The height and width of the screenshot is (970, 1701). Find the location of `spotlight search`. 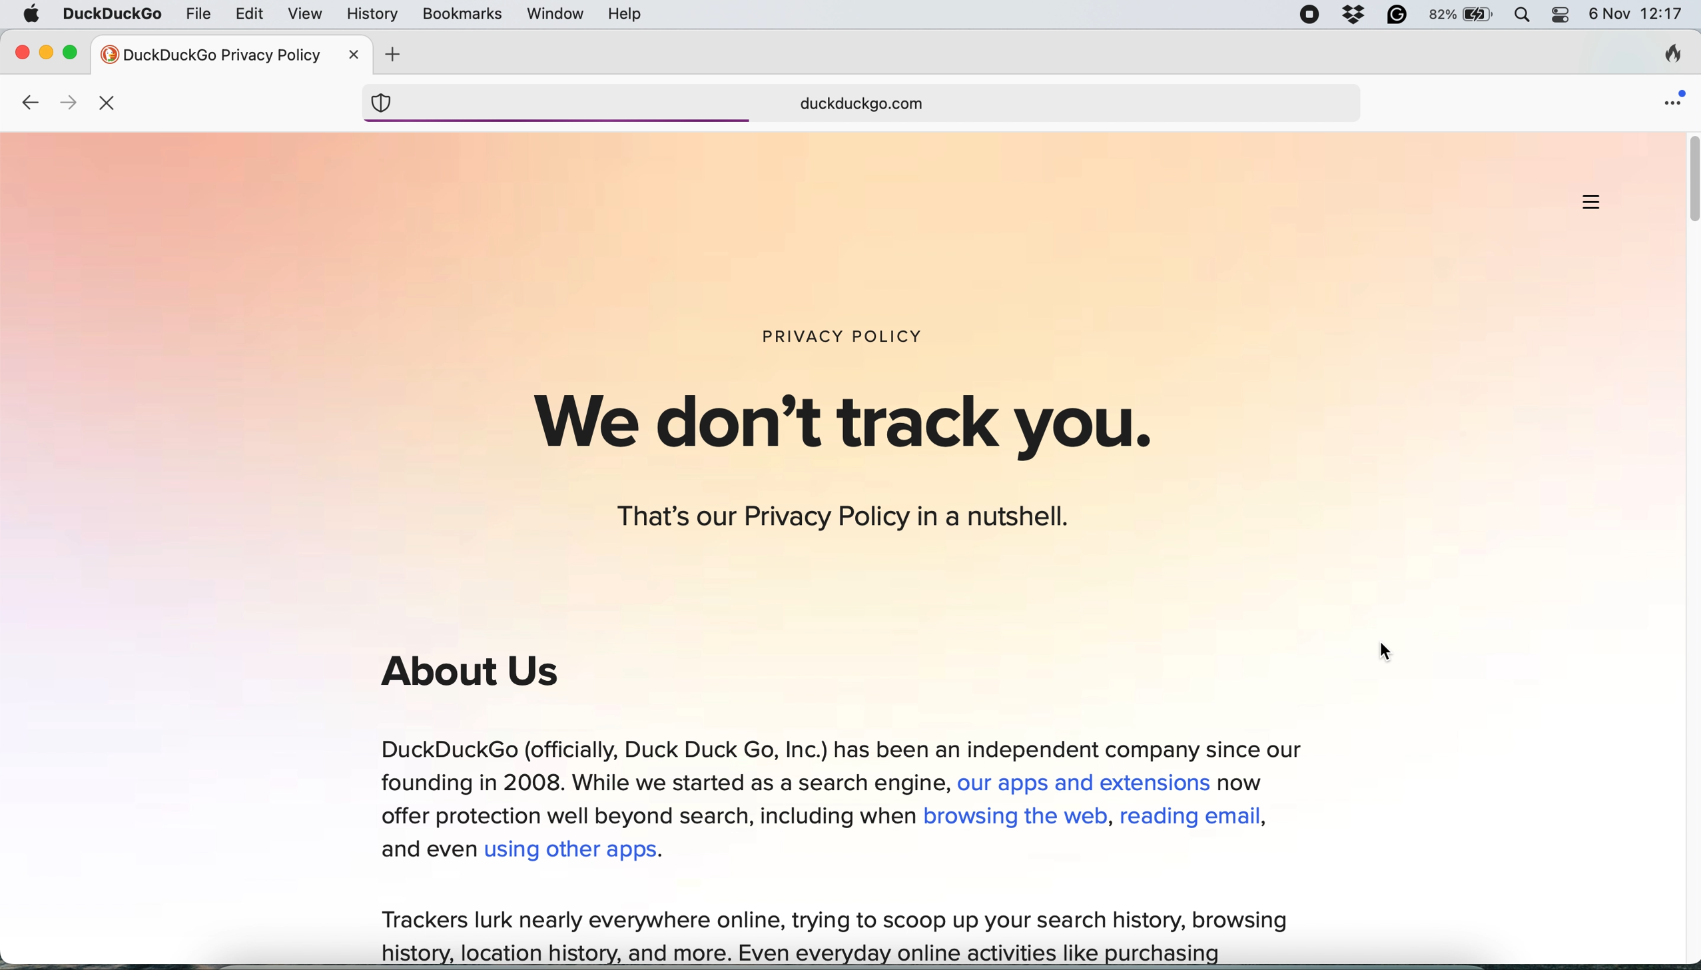

spotlight search is located at coordinates (1524, 16).